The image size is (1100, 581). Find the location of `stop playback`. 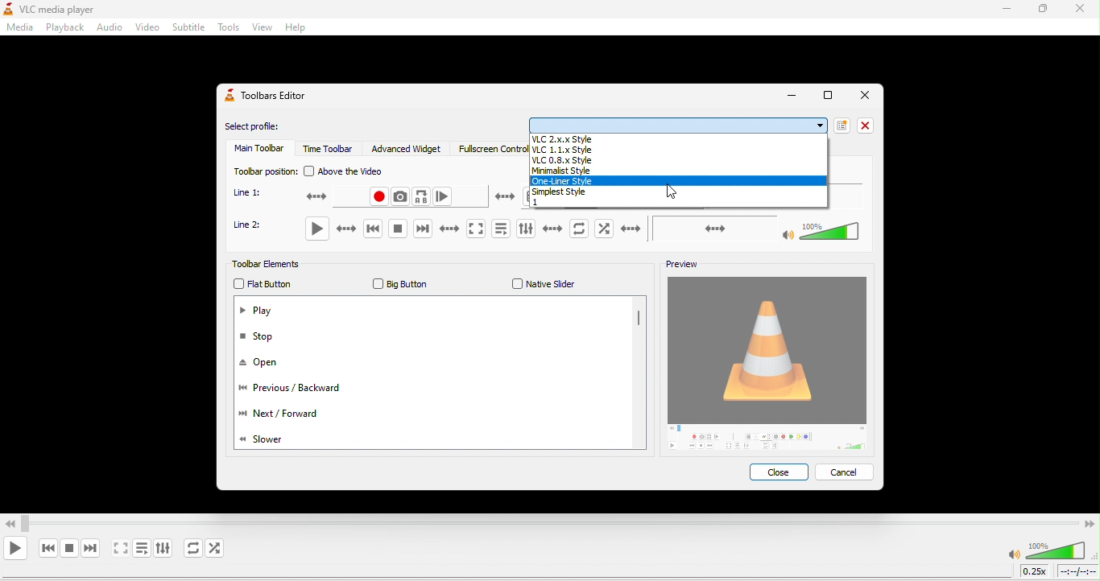

stop playback is located at coordinates (70, 547).